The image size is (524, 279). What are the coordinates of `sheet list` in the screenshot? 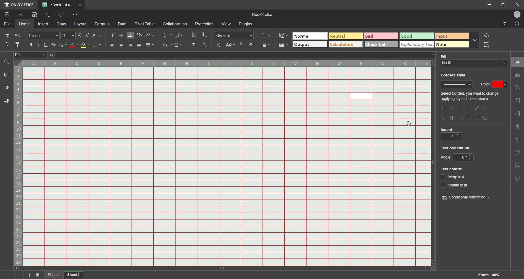 It's located at (39, 275).